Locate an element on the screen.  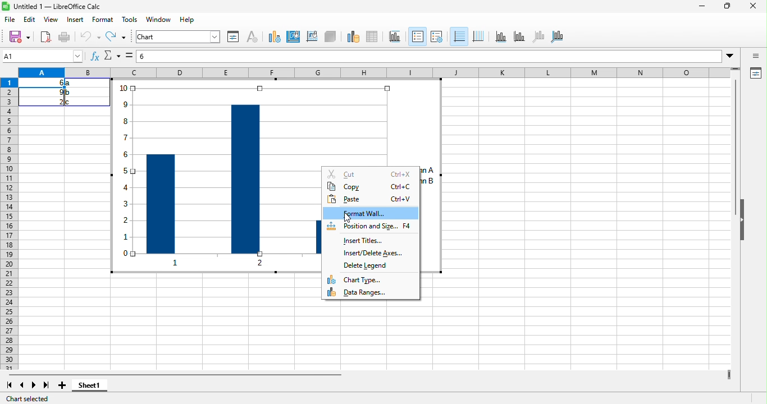
edit is located at coordinates (31, 21).